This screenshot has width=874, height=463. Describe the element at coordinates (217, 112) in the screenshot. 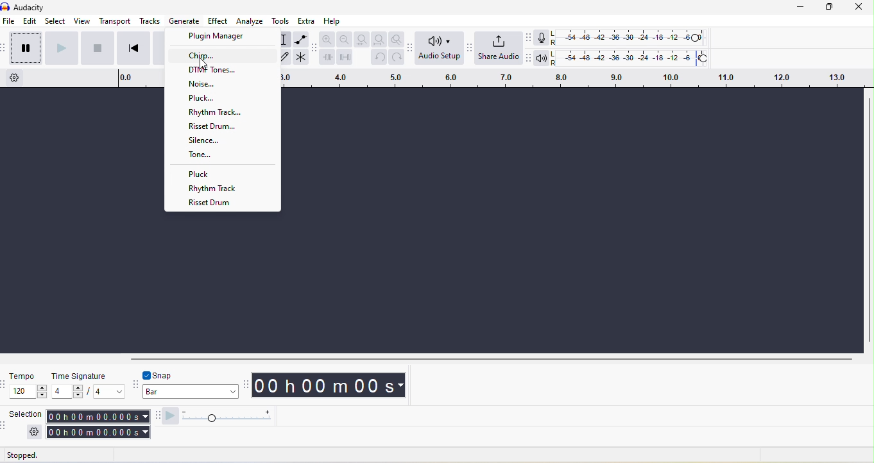

I see `rhythm track` at that location.